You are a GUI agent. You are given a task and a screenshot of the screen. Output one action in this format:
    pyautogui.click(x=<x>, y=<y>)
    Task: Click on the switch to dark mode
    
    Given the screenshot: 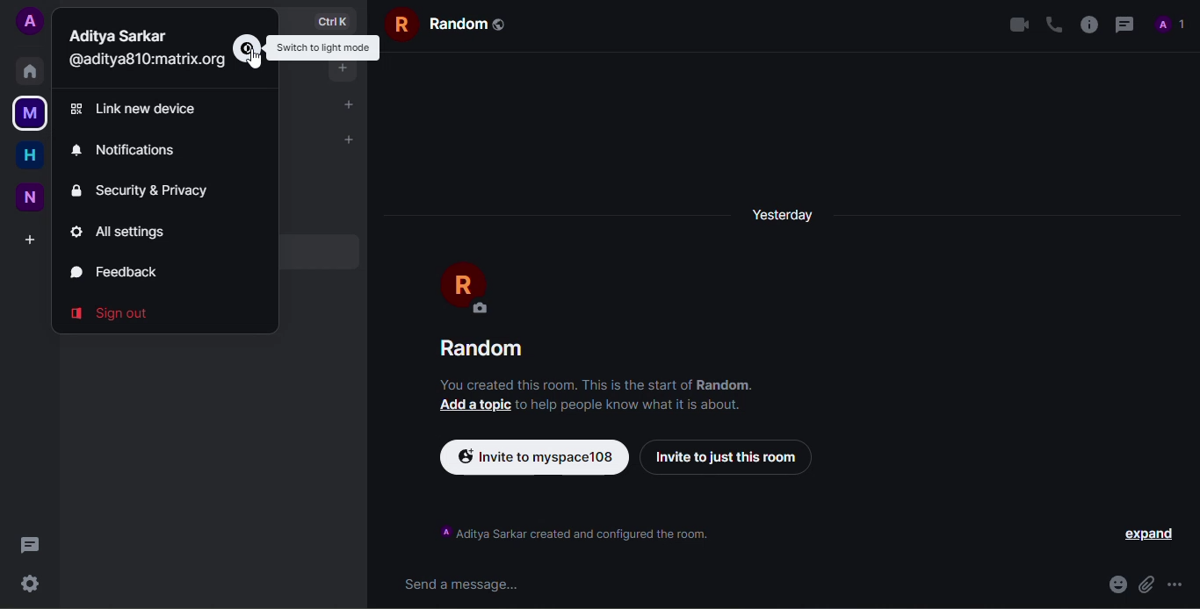 What is the action you would take?
    pyautogui.click(x=248, y=49)
    